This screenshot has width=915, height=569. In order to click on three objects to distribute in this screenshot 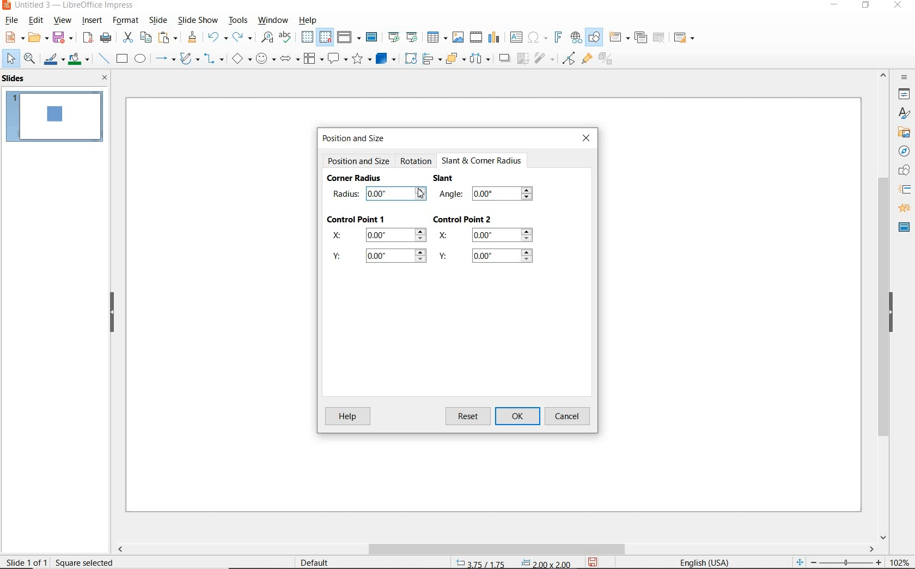, I will do `click(483, 58)`.